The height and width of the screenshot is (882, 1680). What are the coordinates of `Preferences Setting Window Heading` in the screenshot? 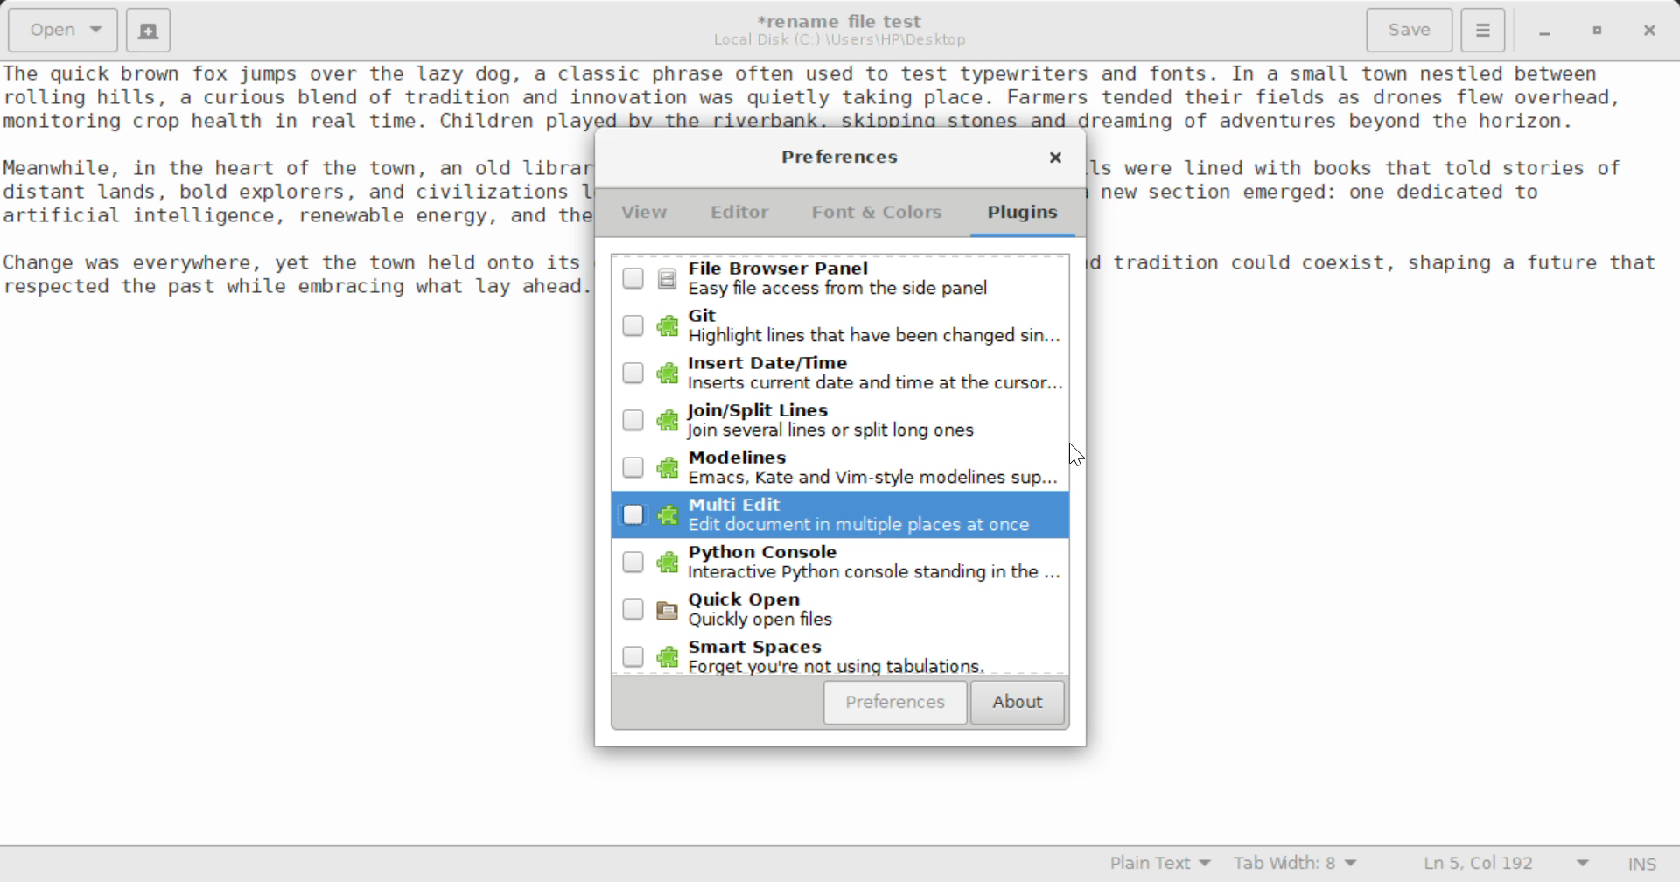 It's located at (839, 157).